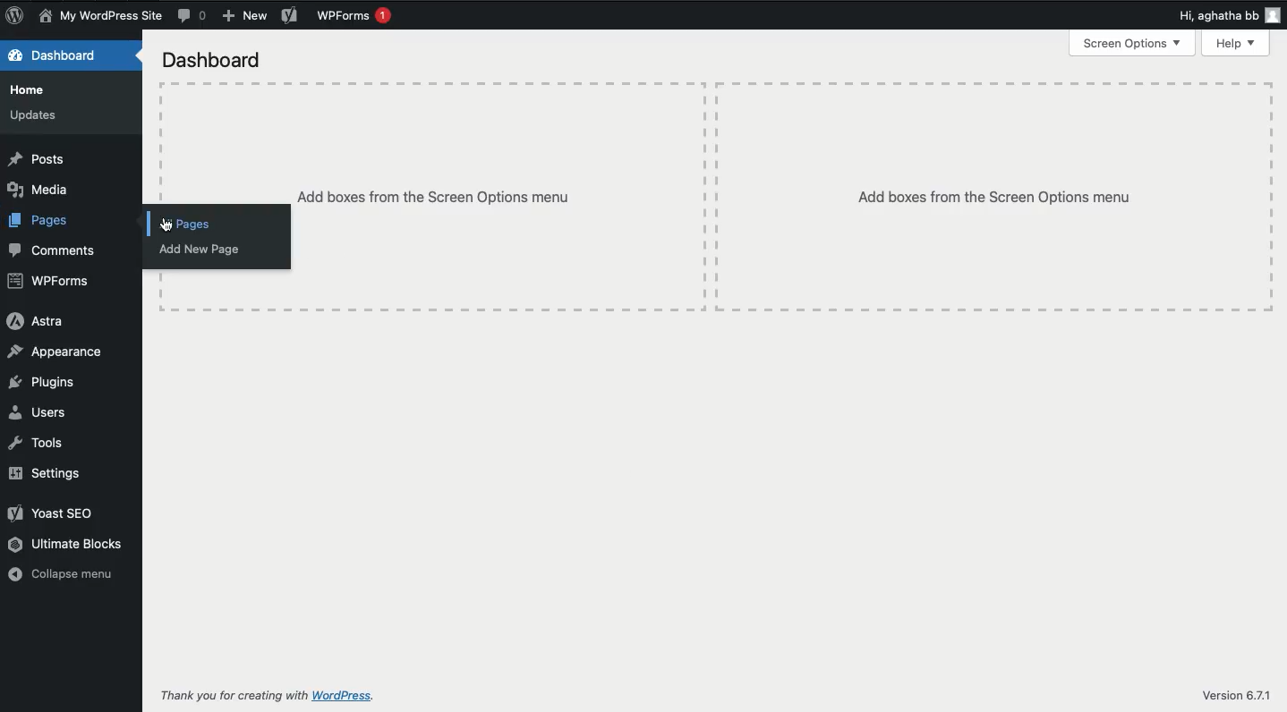  Describe the element at coordinates (40, 191) in the screenshot. I see `Media` at that location.